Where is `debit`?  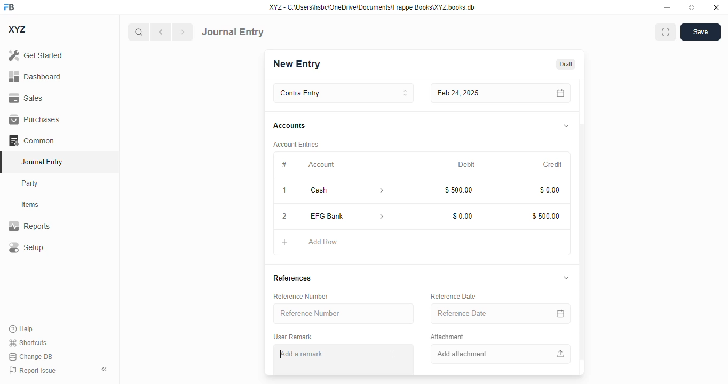 debit is located at coordinates (466, 165).